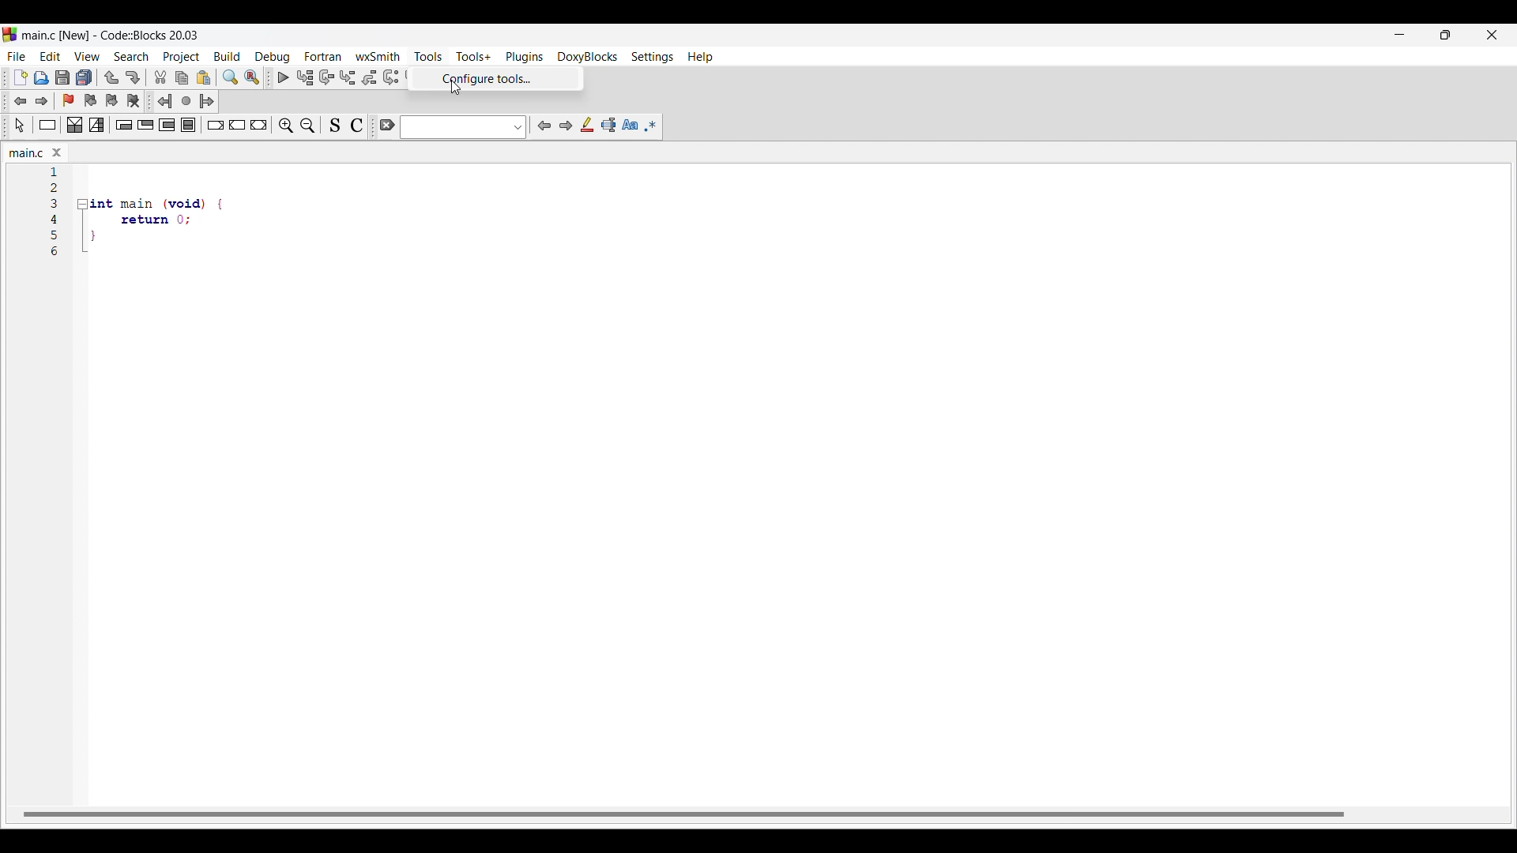  Describe the element at coordinates (283, 77) in the screenshot. I see `Debug/Continue` at that location.